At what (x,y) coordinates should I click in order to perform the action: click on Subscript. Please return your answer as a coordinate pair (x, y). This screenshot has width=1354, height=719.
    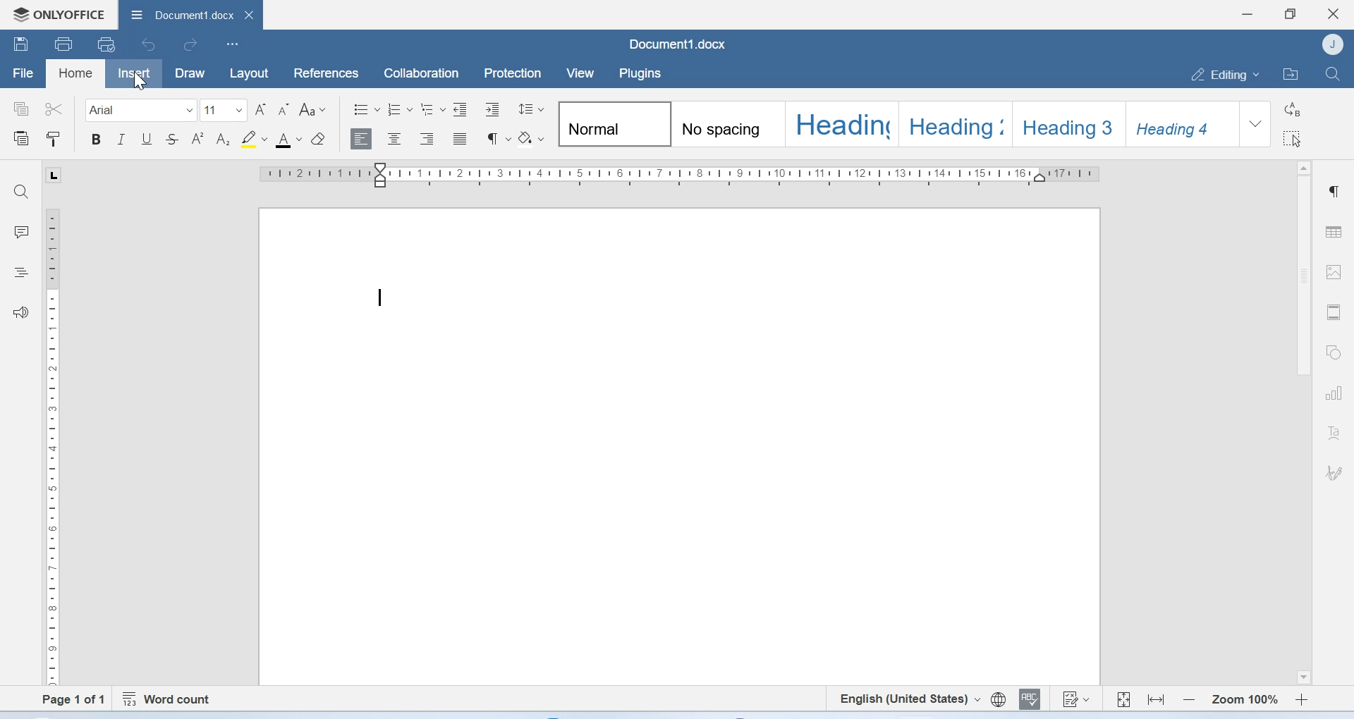
    Looking at the image, I should click on (222, 140).